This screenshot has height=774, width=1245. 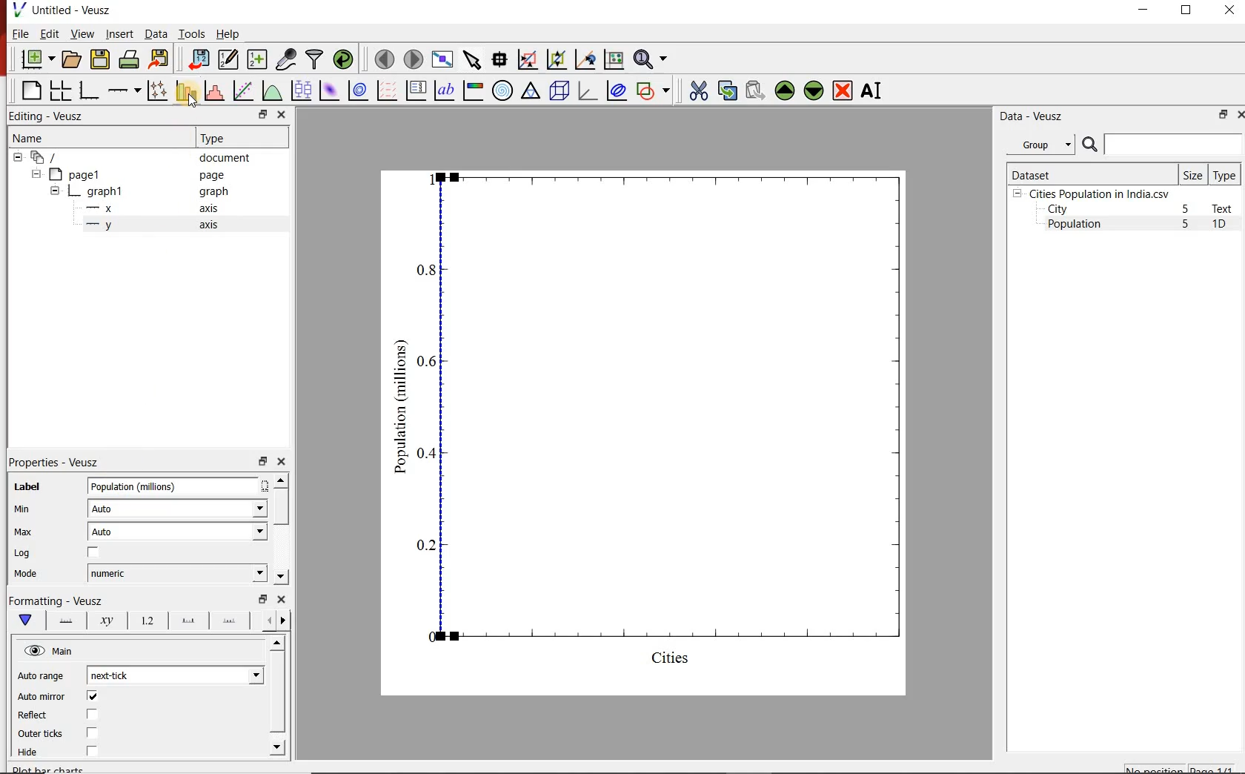 What do you see at coordinates (442, 59) in the screenshot?
I see `view plot full screen` at bounding box center [442, 59].